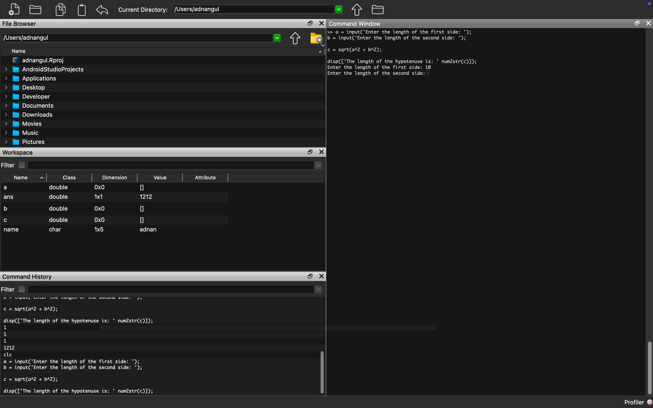 The image size is (653, 408). Describe the element at coordinates (649, 23) in the screenshot. I see `close` at that location.